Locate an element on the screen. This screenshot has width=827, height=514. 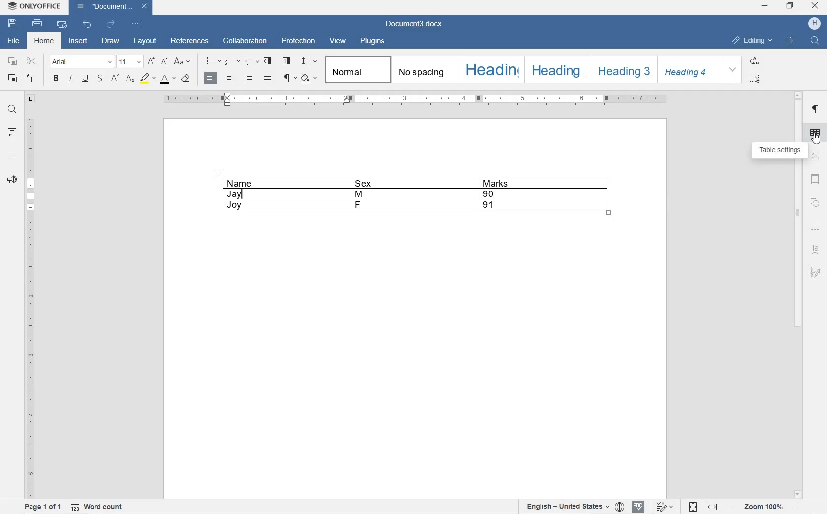
SHADING is located at coordinates (309, 77).